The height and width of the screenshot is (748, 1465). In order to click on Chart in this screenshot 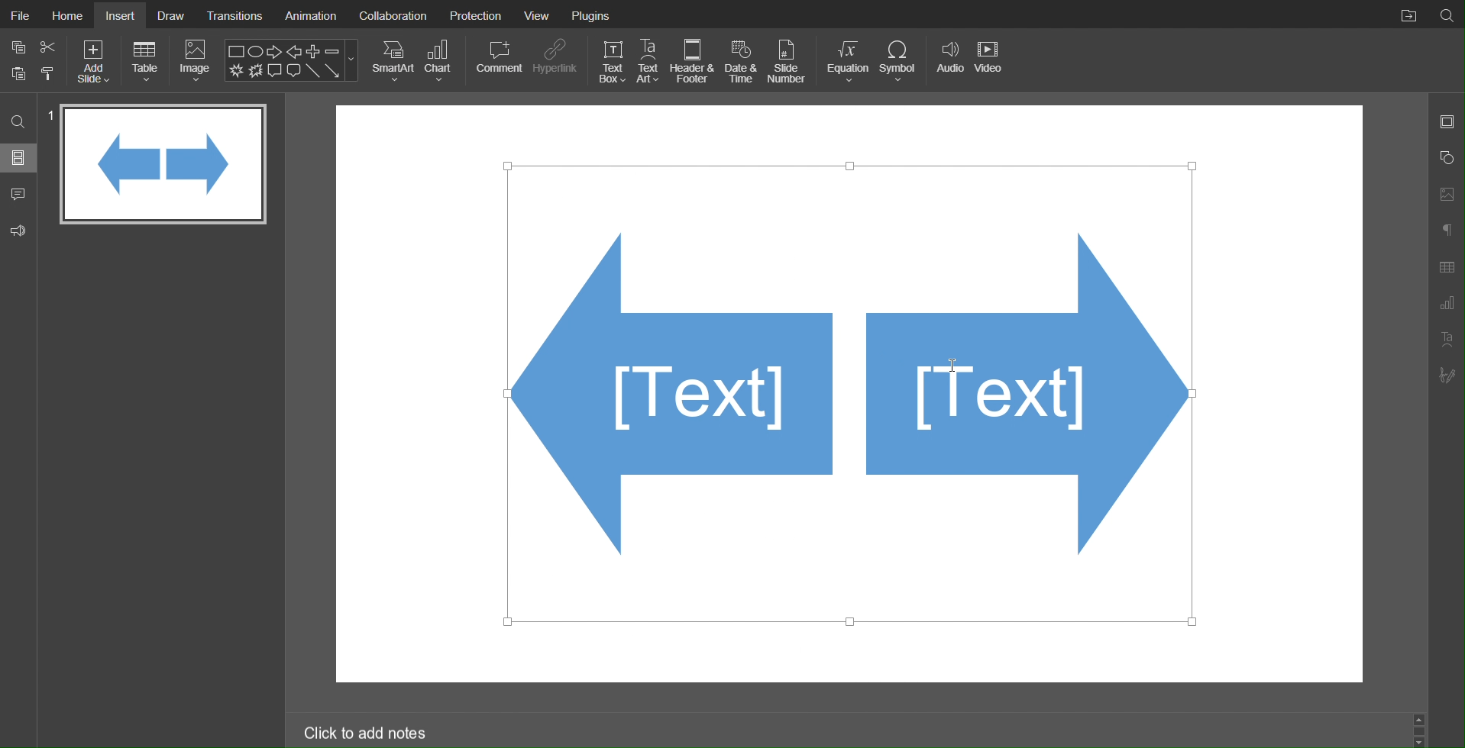, I will do `click(441, 61)`.